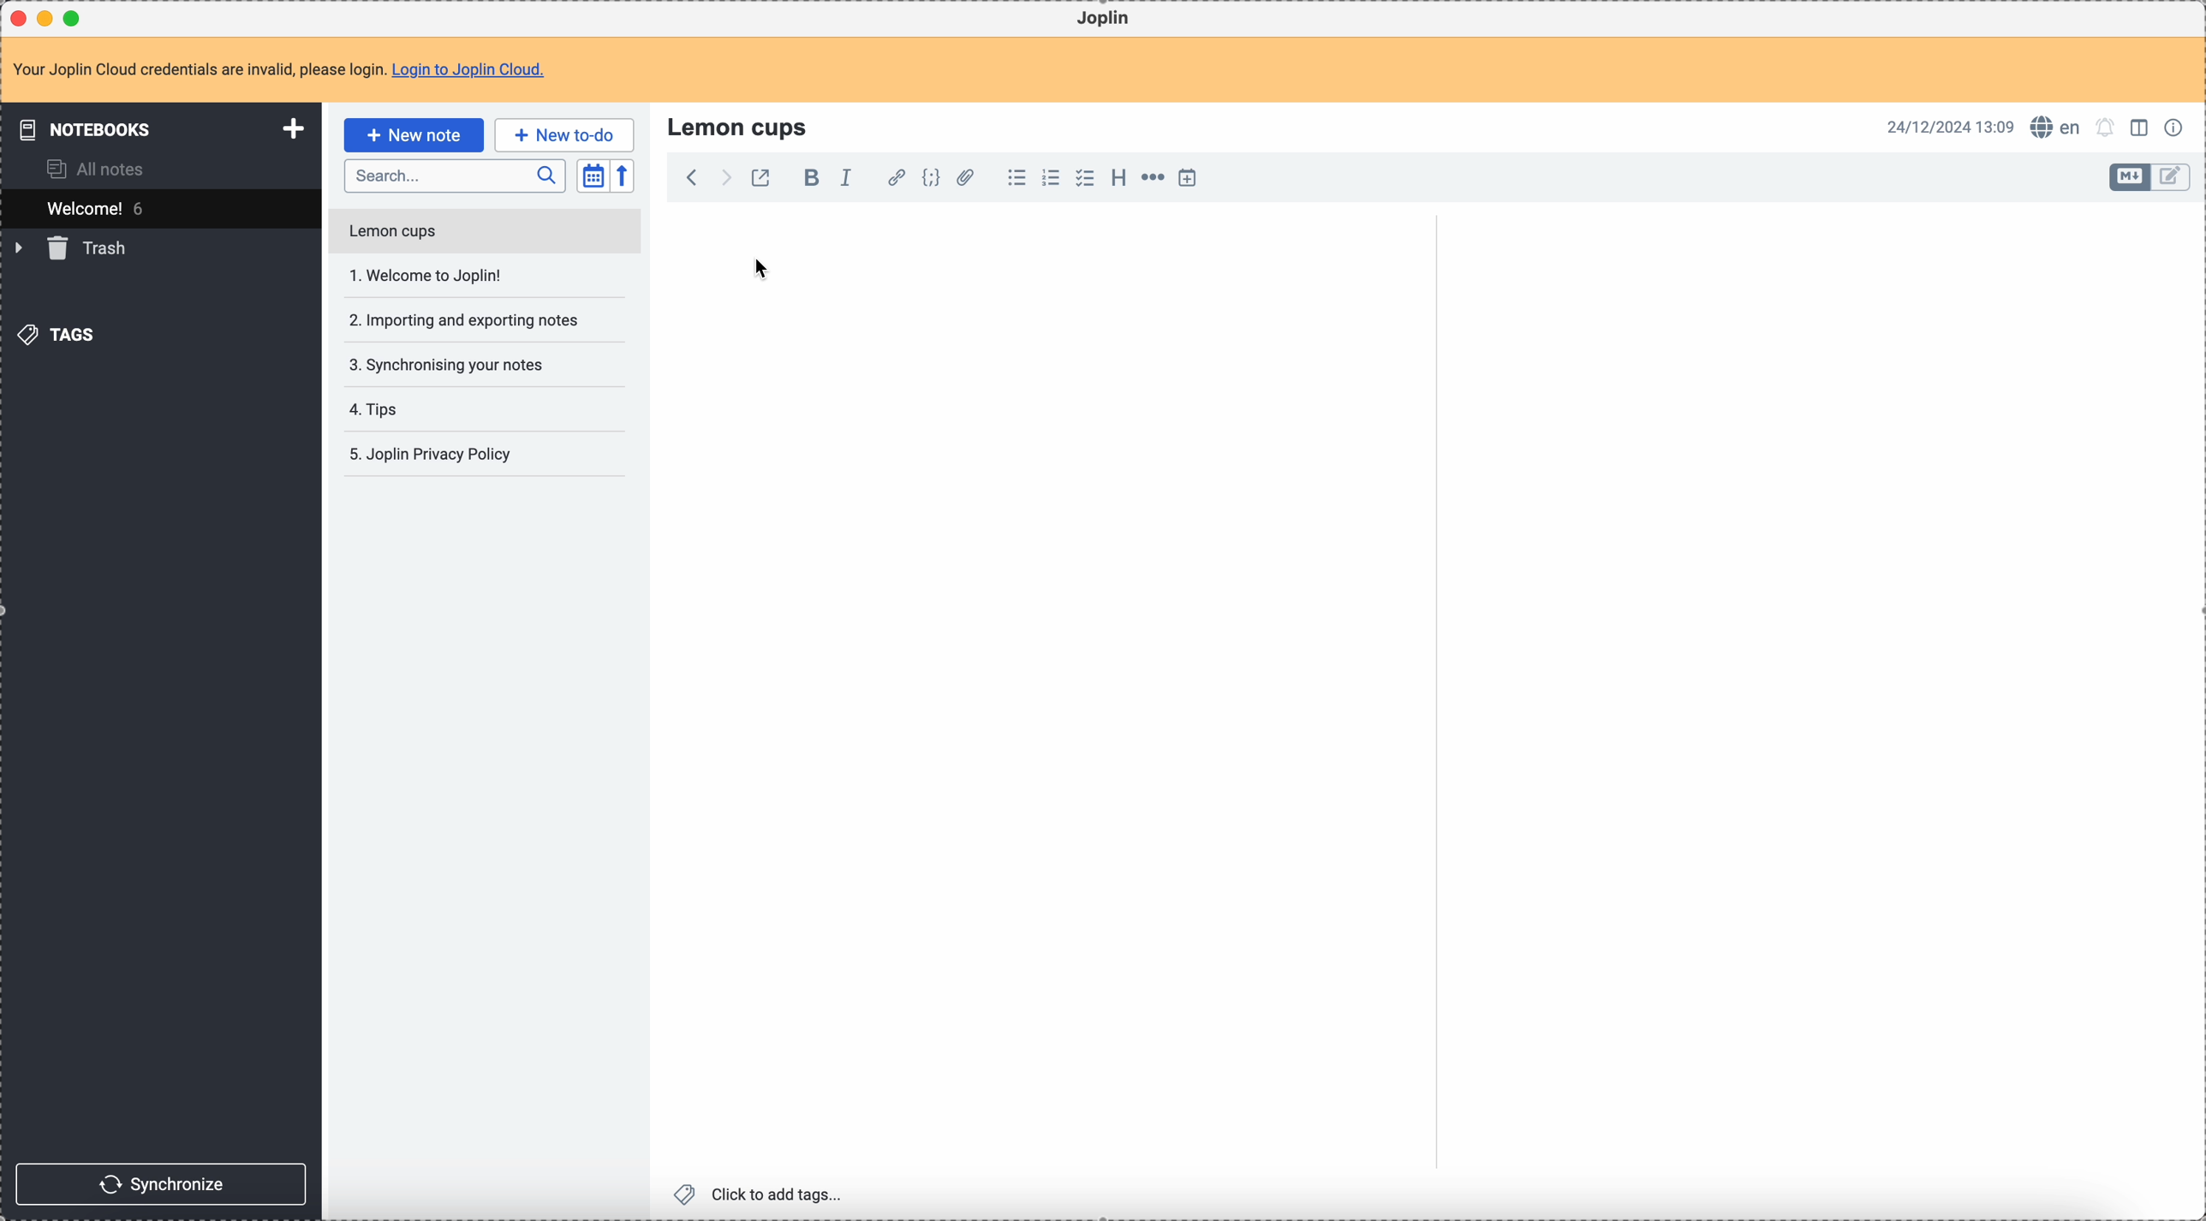  I want to click on toggle edit layout, so click(2131, 177).